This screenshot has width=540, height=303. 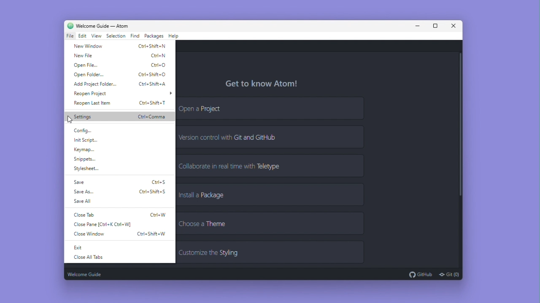 What do you see at coordinates (85, 160) in the screenshot?
I see `snippets` at bounding box center [85, 160].